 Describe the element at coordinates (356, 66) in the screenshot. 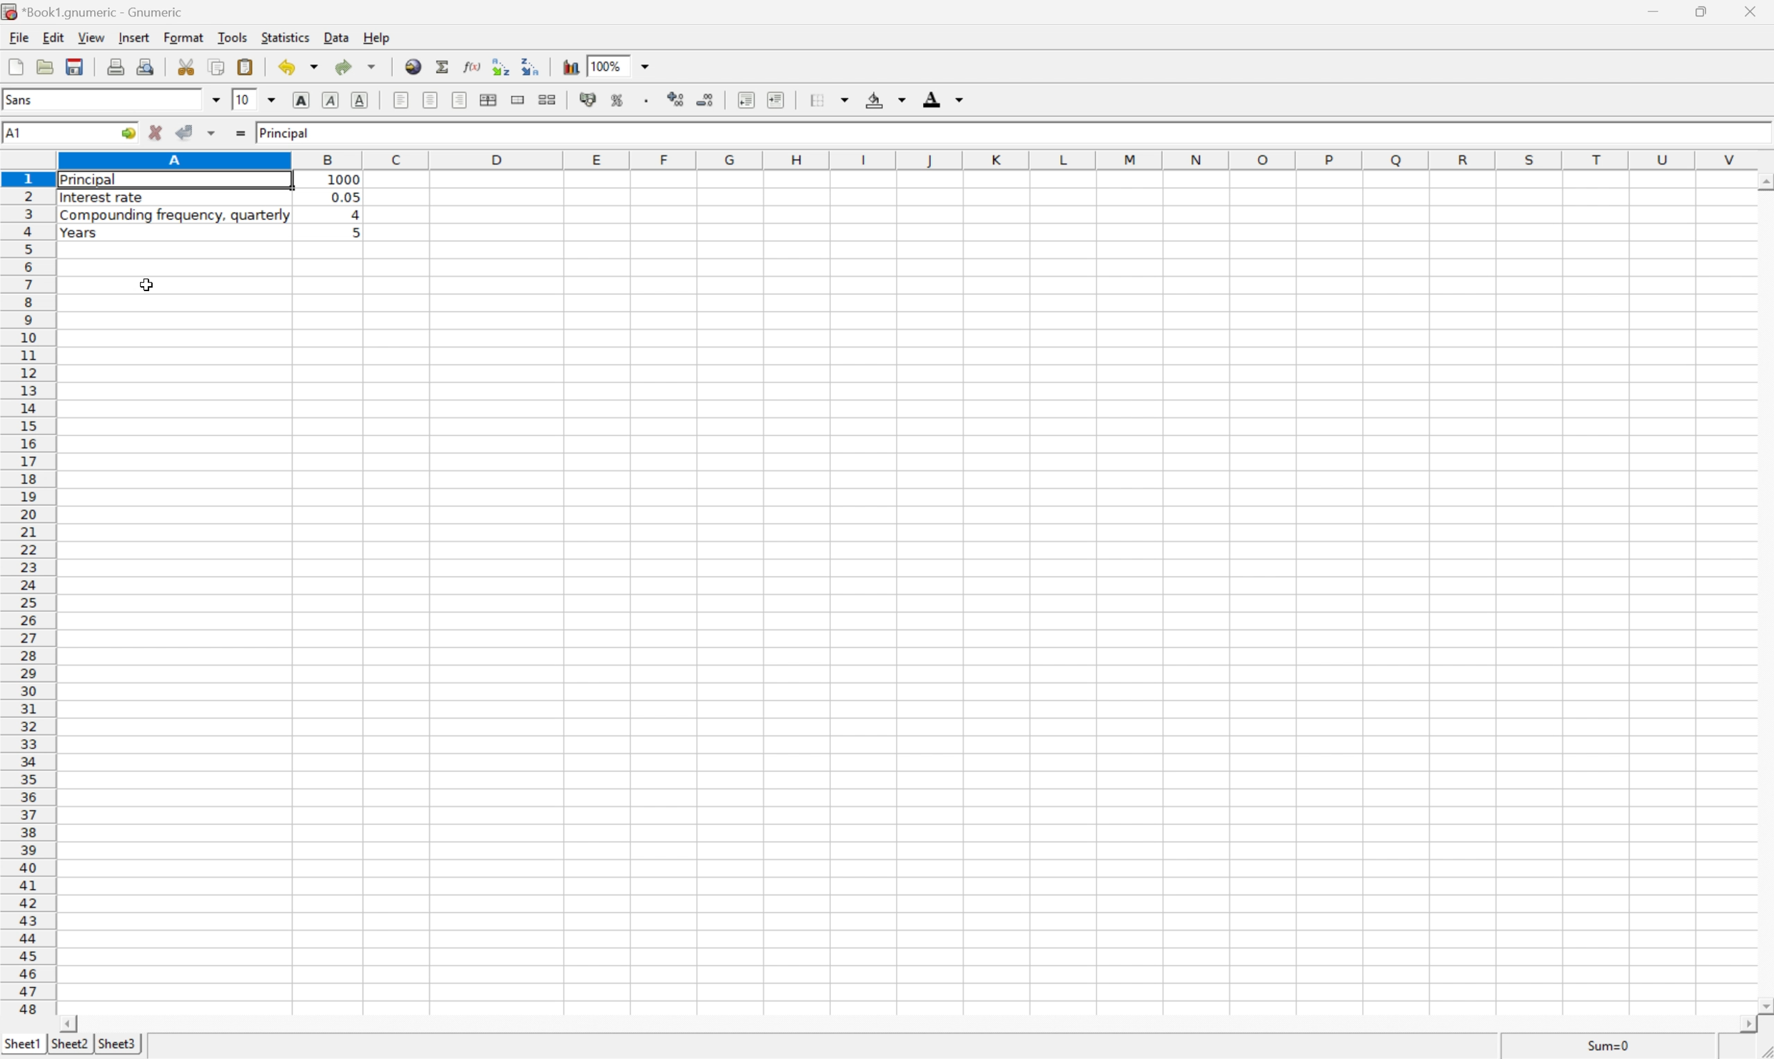

I see `redo` at that location.